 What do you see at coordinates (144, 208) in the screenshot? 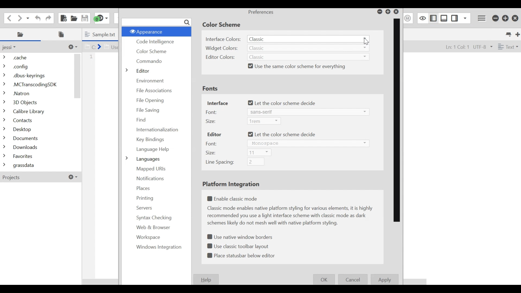
I see `Servers` at bounding box center [144, 208].